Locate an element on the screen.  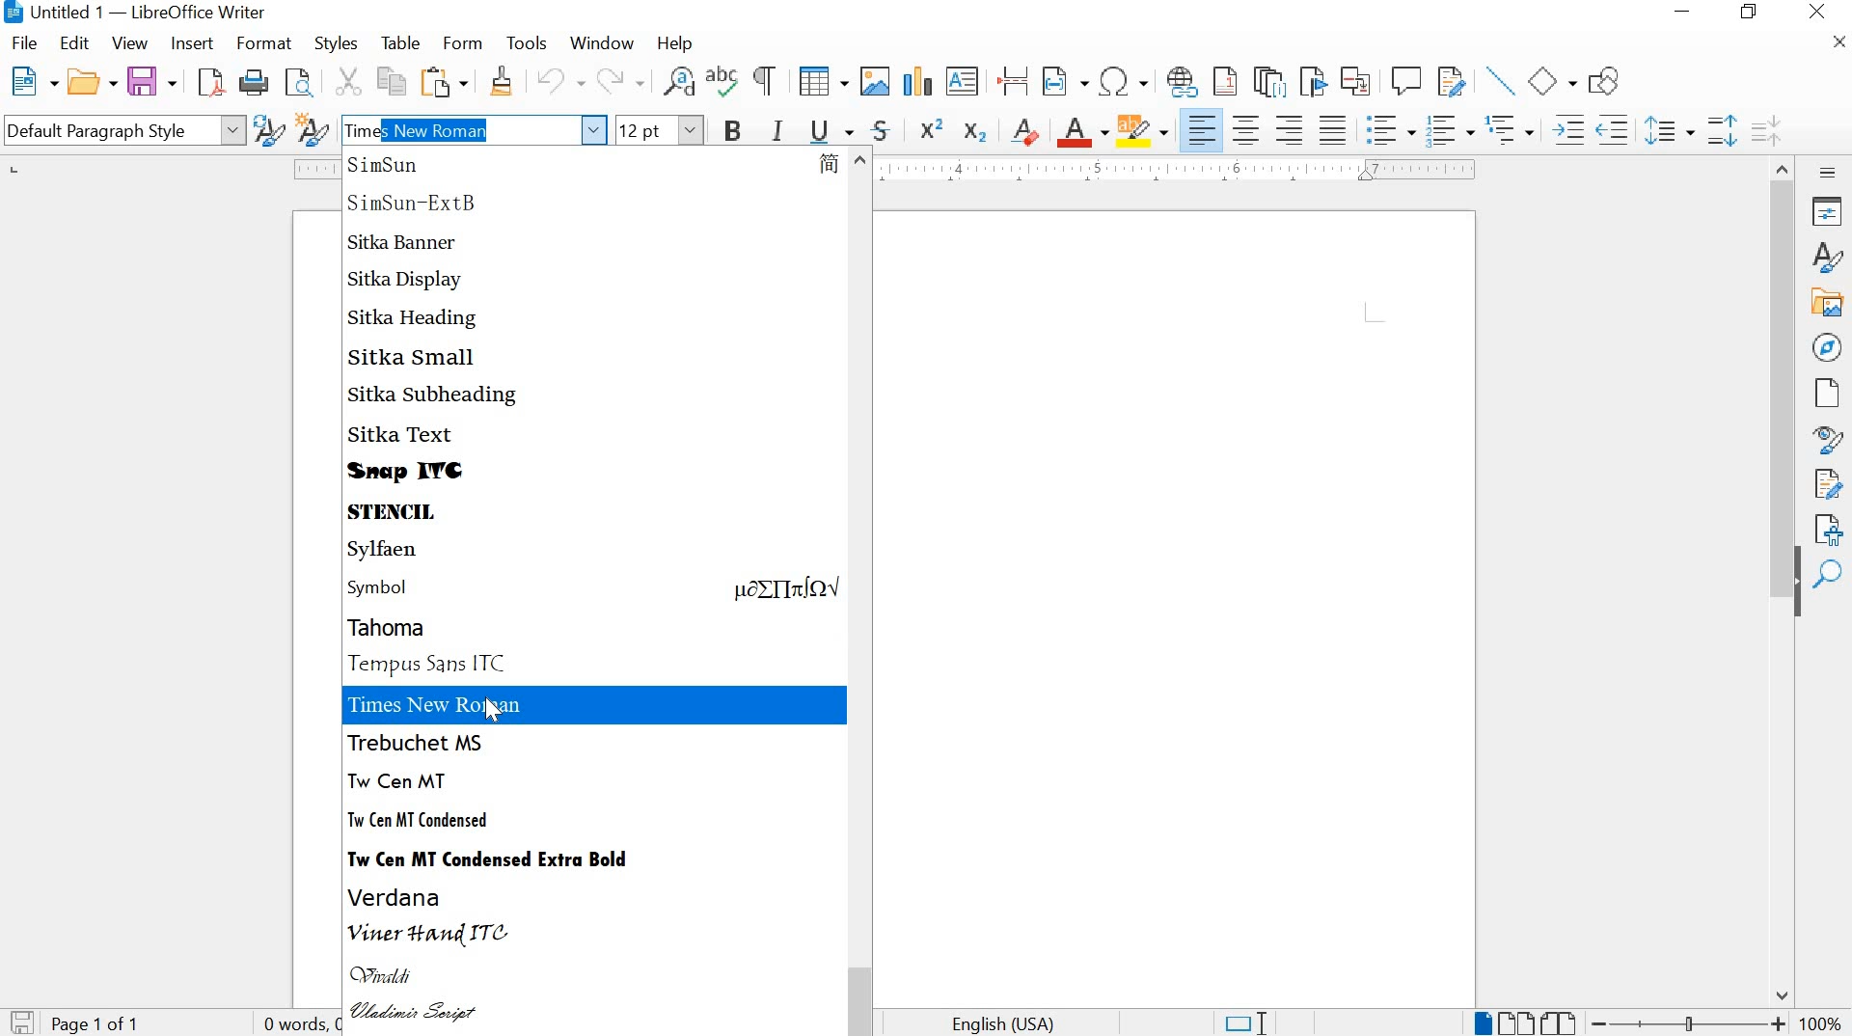
TREBUCHET MS is located at coordinates (424, 744).